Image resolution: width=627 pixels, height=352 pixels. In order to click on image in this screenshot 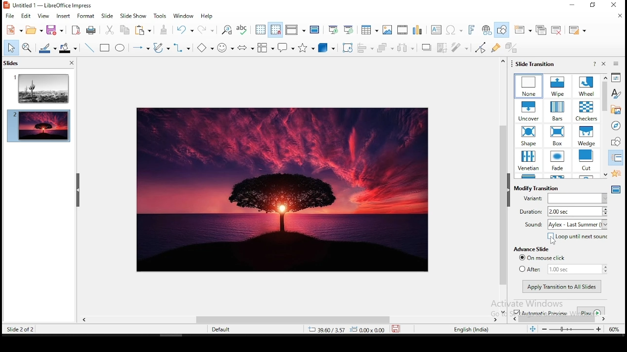, I will do `click(283, 189)`.